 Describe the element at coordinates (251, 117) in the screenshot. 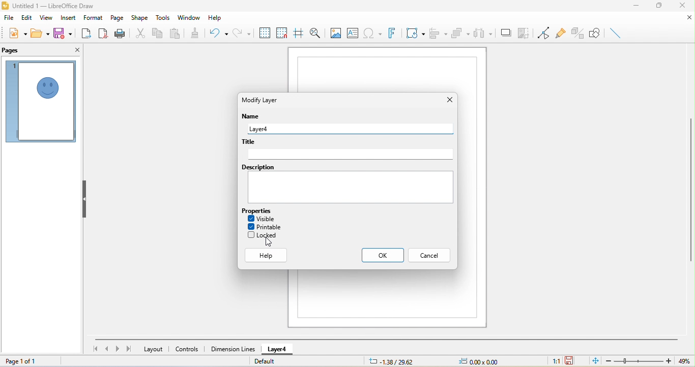

I see `name` at that location.